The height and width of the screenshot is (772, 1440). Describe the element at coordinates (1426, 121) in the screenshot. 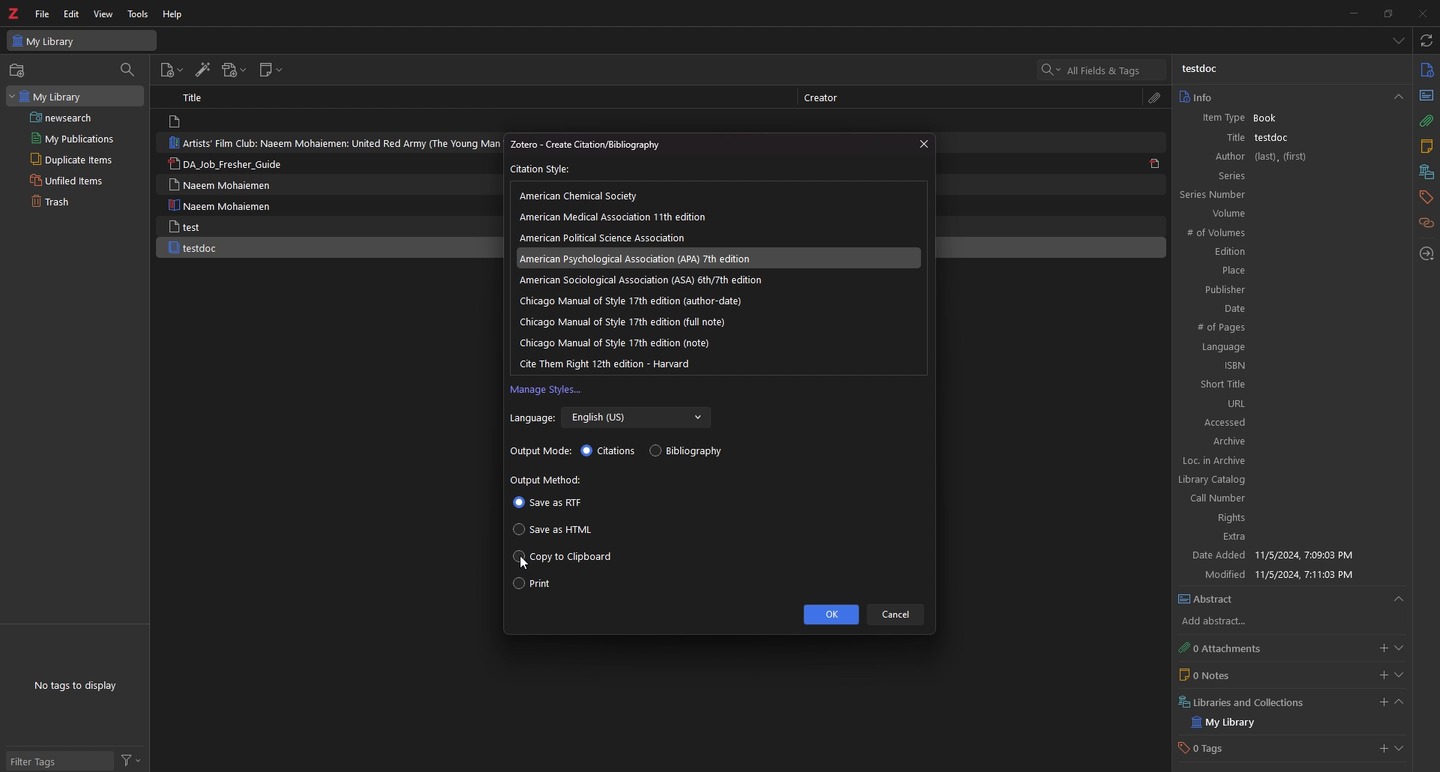

I see `attachment` at that location.